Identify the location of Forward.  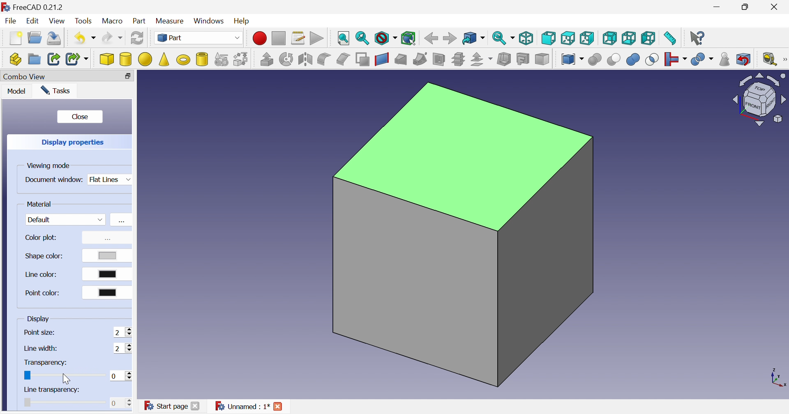
(450, 37).